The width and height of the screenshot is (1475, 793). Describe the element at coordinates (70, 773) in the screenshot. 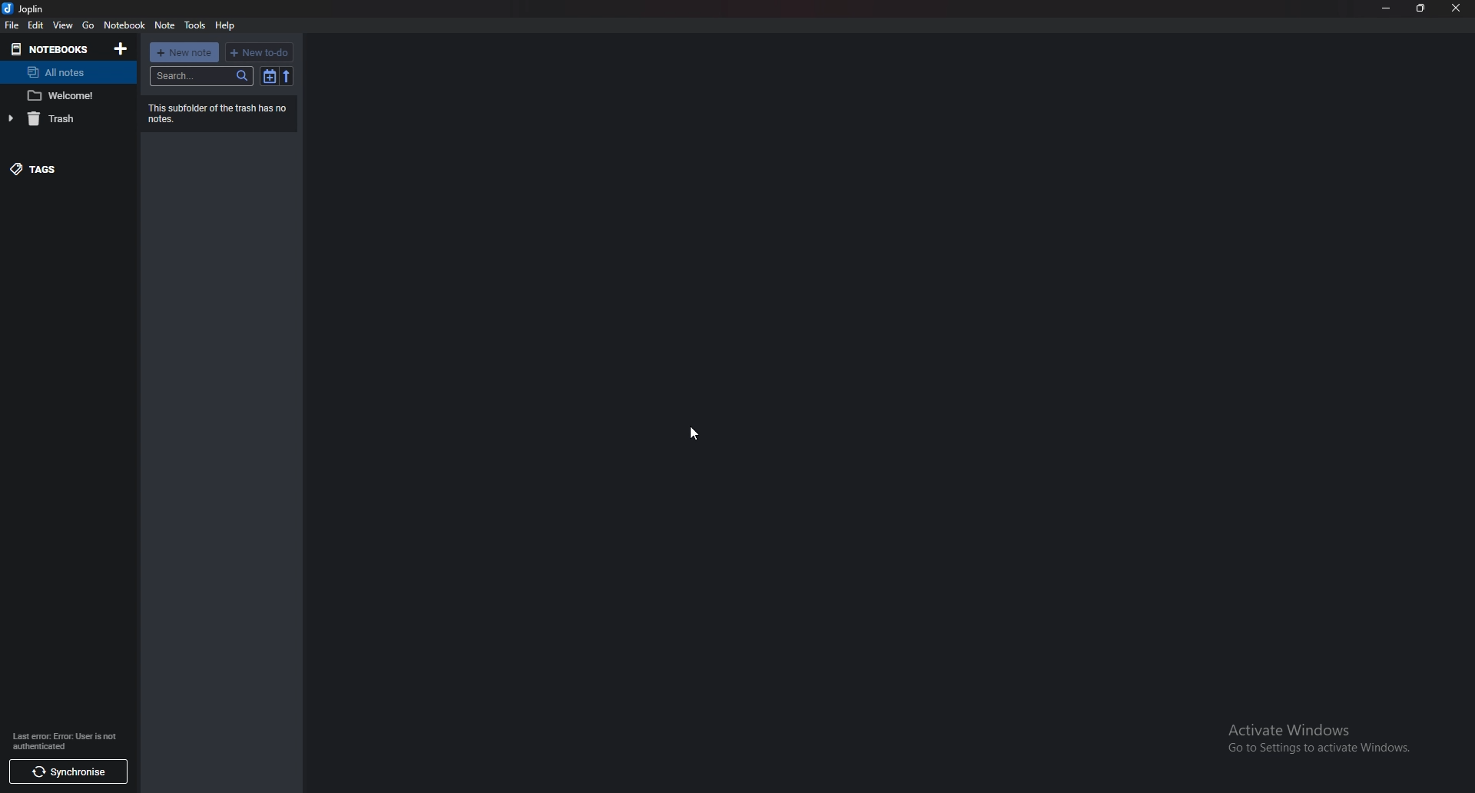

I see `Synchronize` at that location.